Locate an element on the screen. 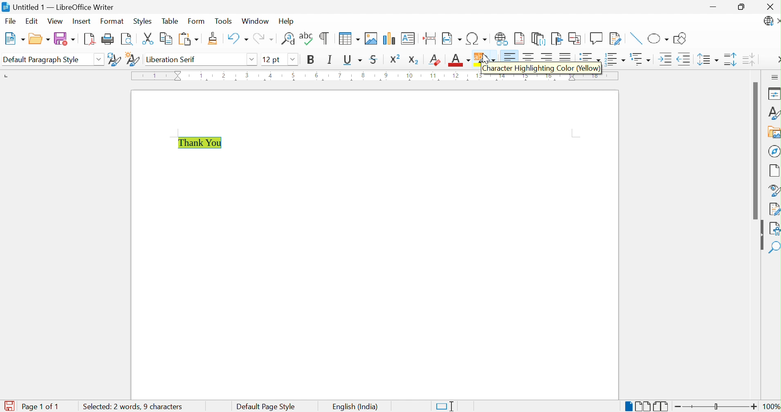 This screenshot has height=412, width=781. Insert Field is located at coordinates (451, 38).